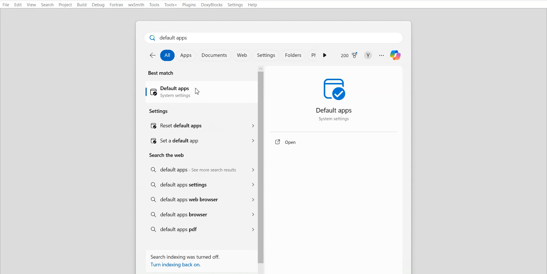 The height and width of the screenshot is (274, 547). Describe the element at coordinates (117, 5) in the screenshot. I see `Fortran` at that location.